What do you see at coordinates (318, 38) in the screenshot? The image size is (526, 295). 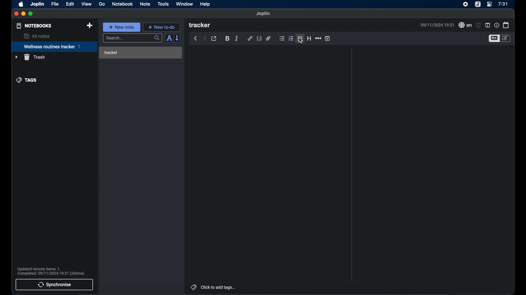 I see `horizontal rule` at bounding box center [318, 38].